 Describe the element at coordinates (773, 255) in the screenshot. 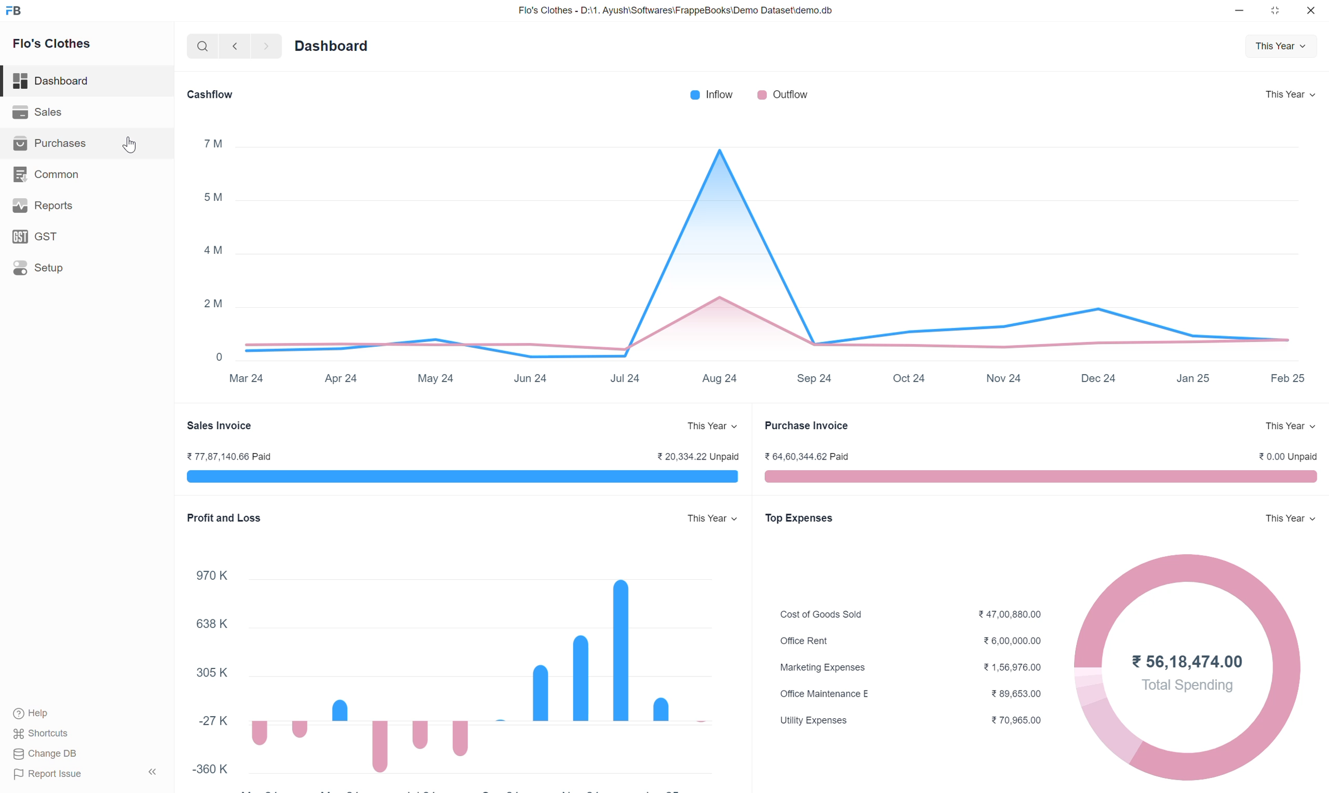

I see `graph` at that location.